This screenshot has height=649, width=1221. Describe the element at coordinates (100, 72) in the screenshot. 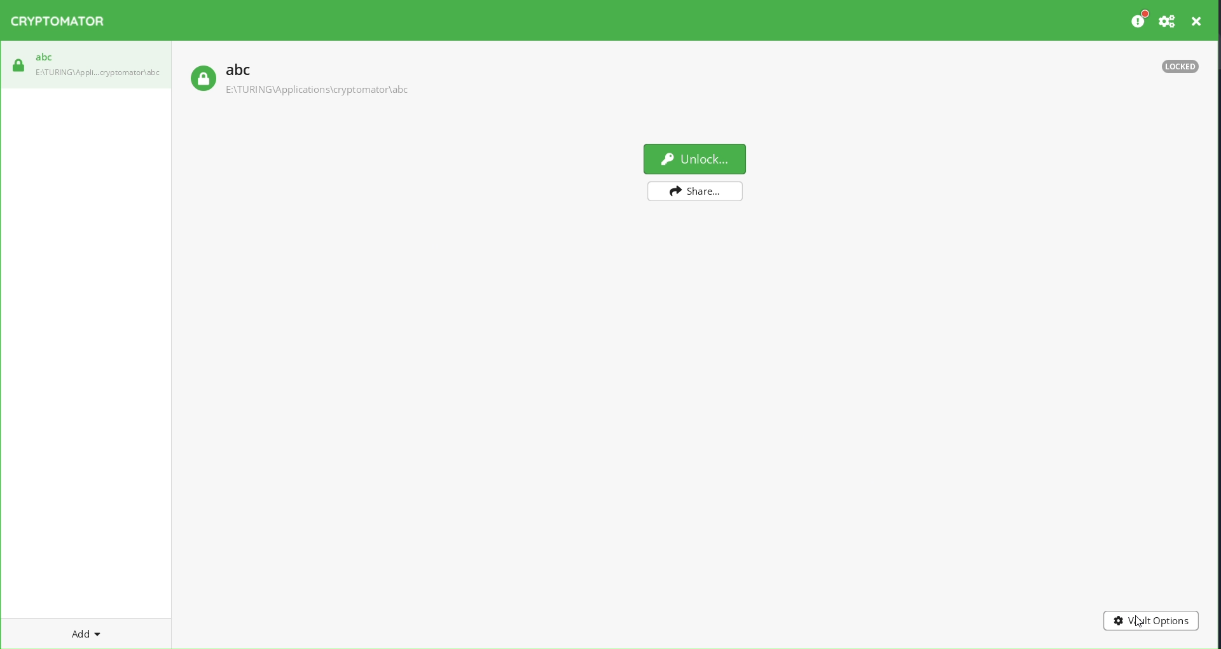

I see `path` at that location.